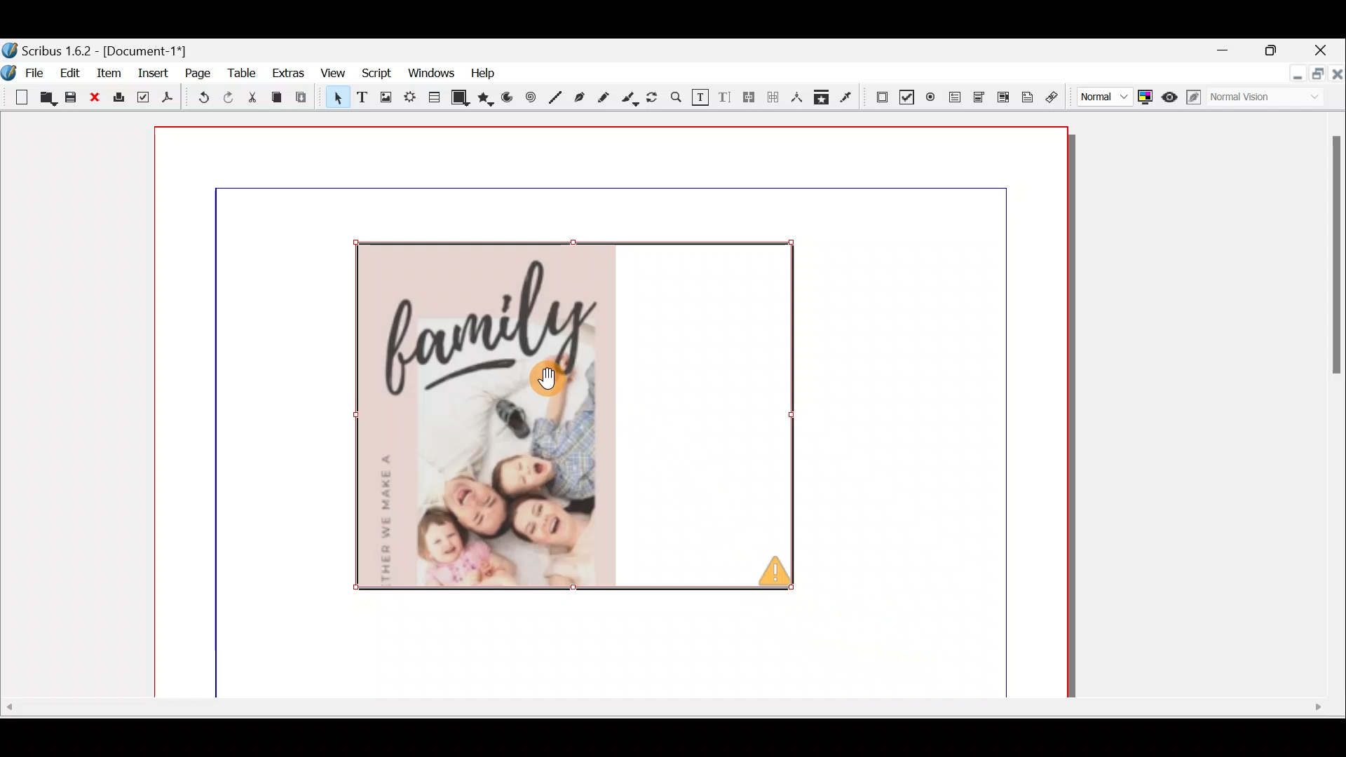 The width and height of the screenshot is (1346, 757). What do you see at coordinates (71, 72) in the screenshot?
I see `Edit` at bounding box center [71, 72].